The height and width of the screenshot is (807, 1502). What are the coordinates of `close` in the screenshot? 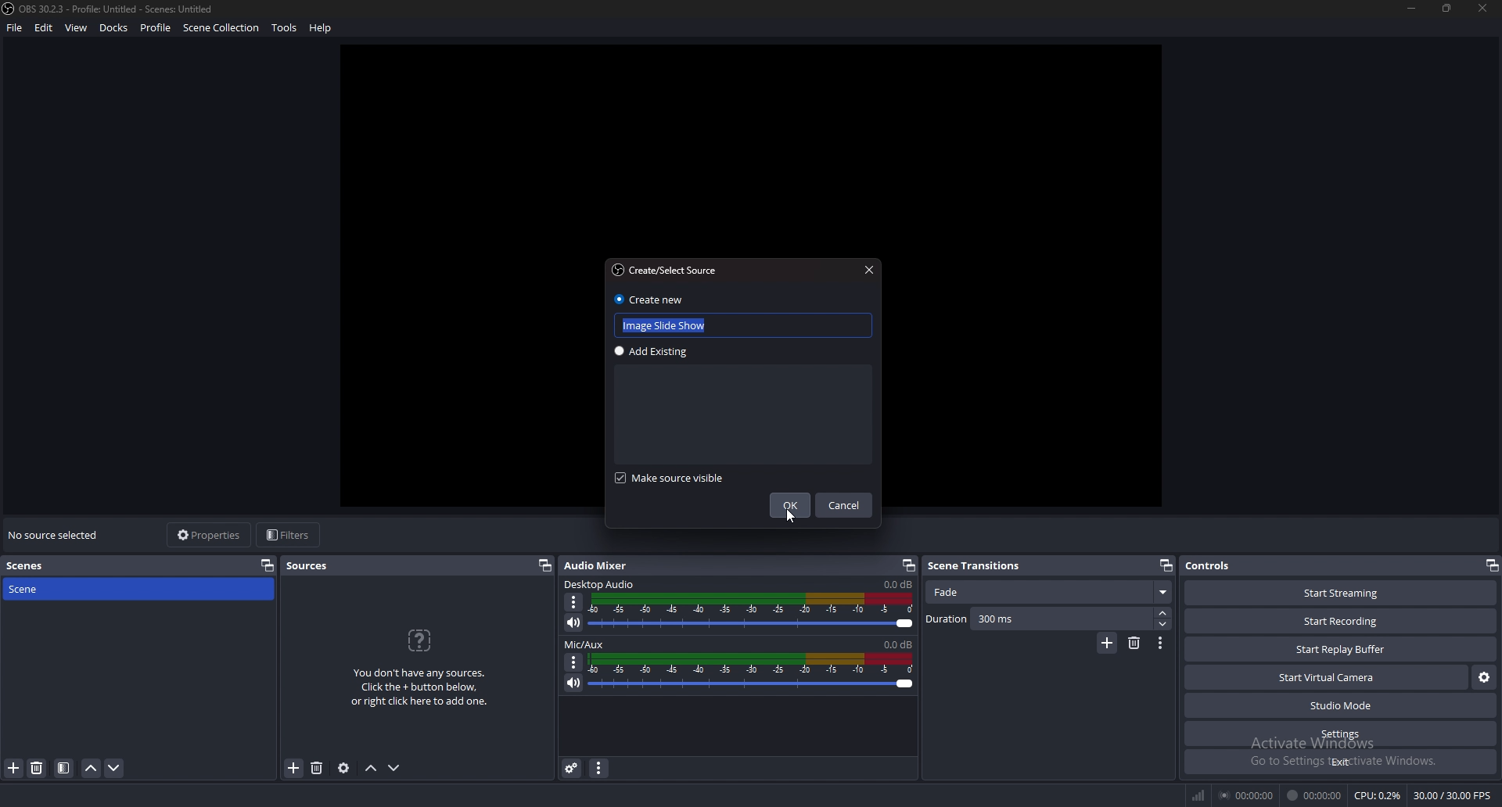 It's located at (869, 271).